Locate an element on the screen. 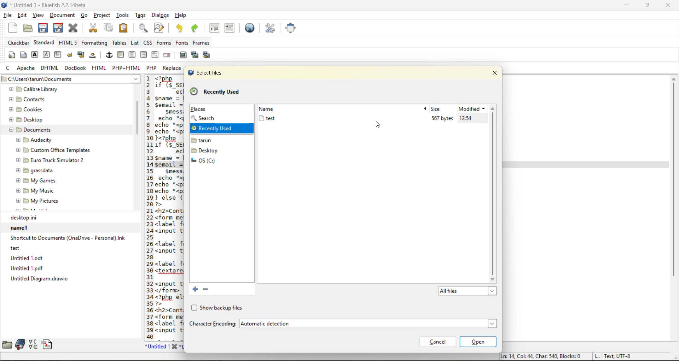 The image size is (679, 361). file is located at coordinates (8, 16).